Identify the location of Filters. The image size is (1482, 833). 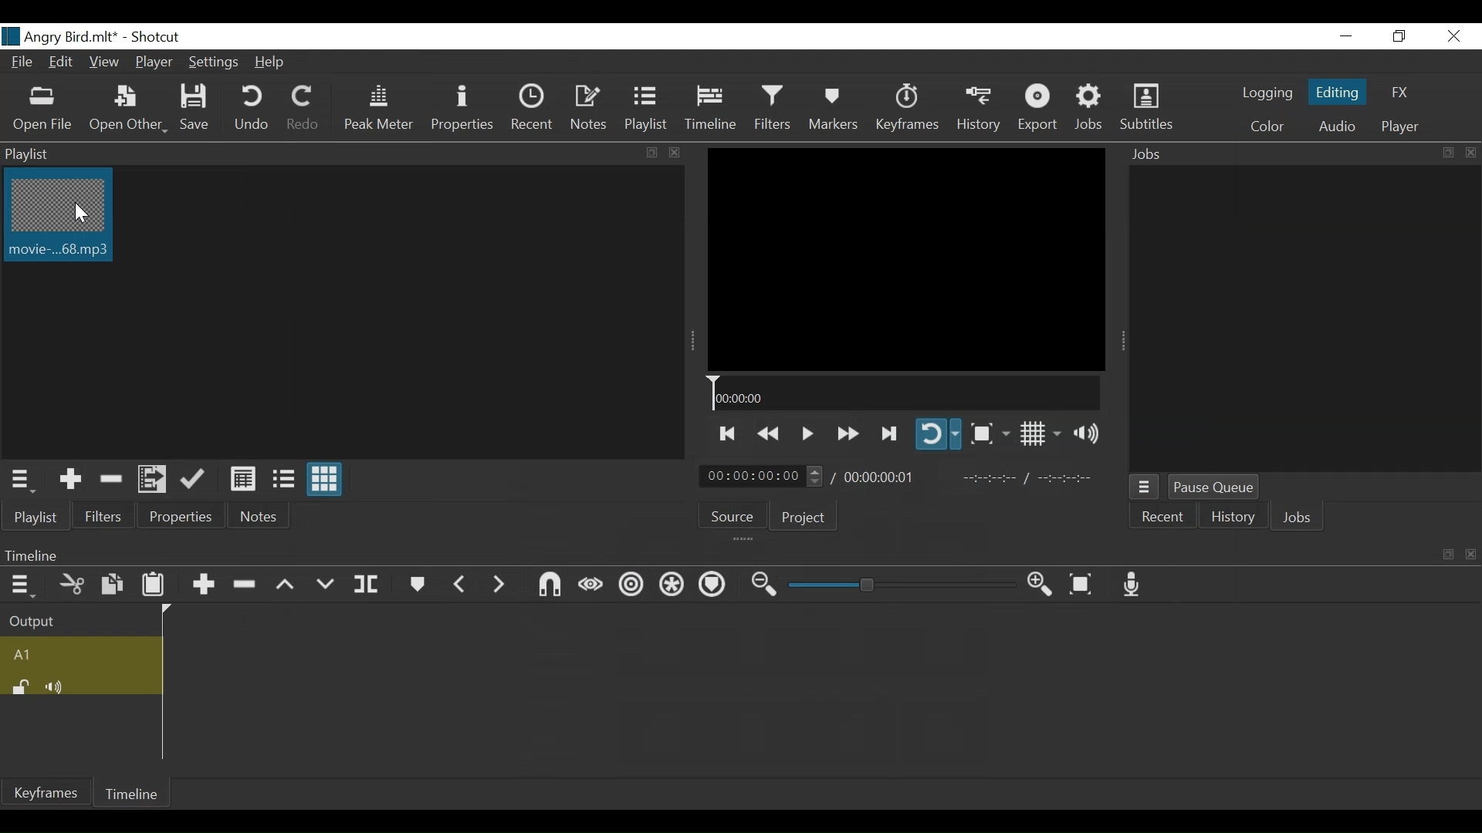
(773, 108).